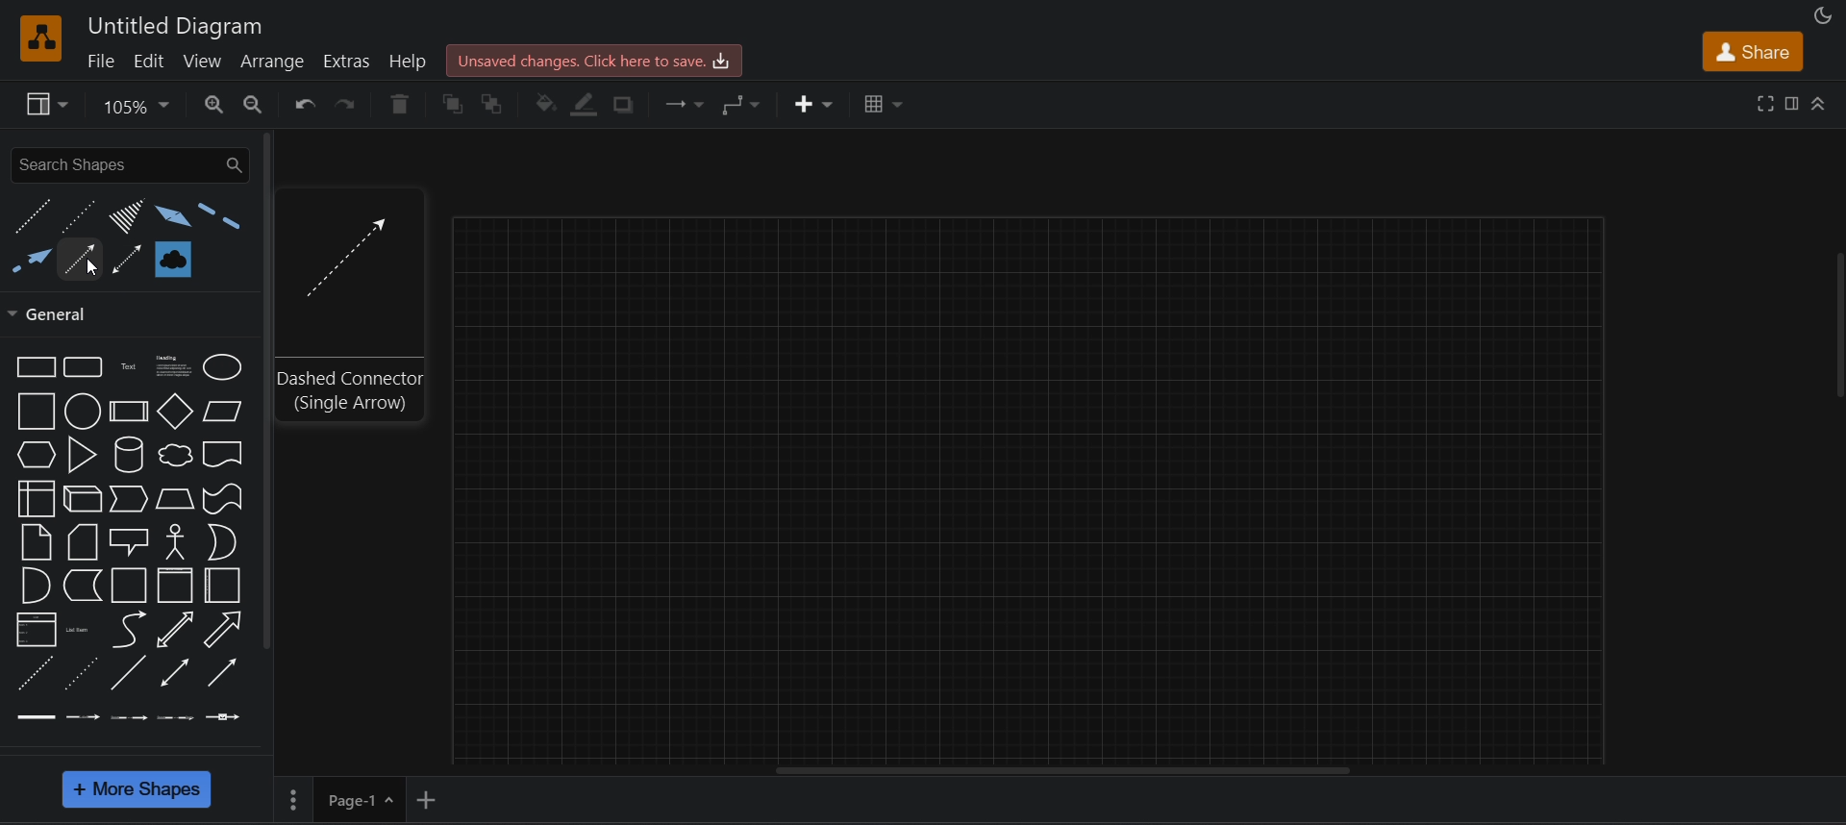 This screenshot has width=1846, height=825. I want to click on process, so click(129, 412).